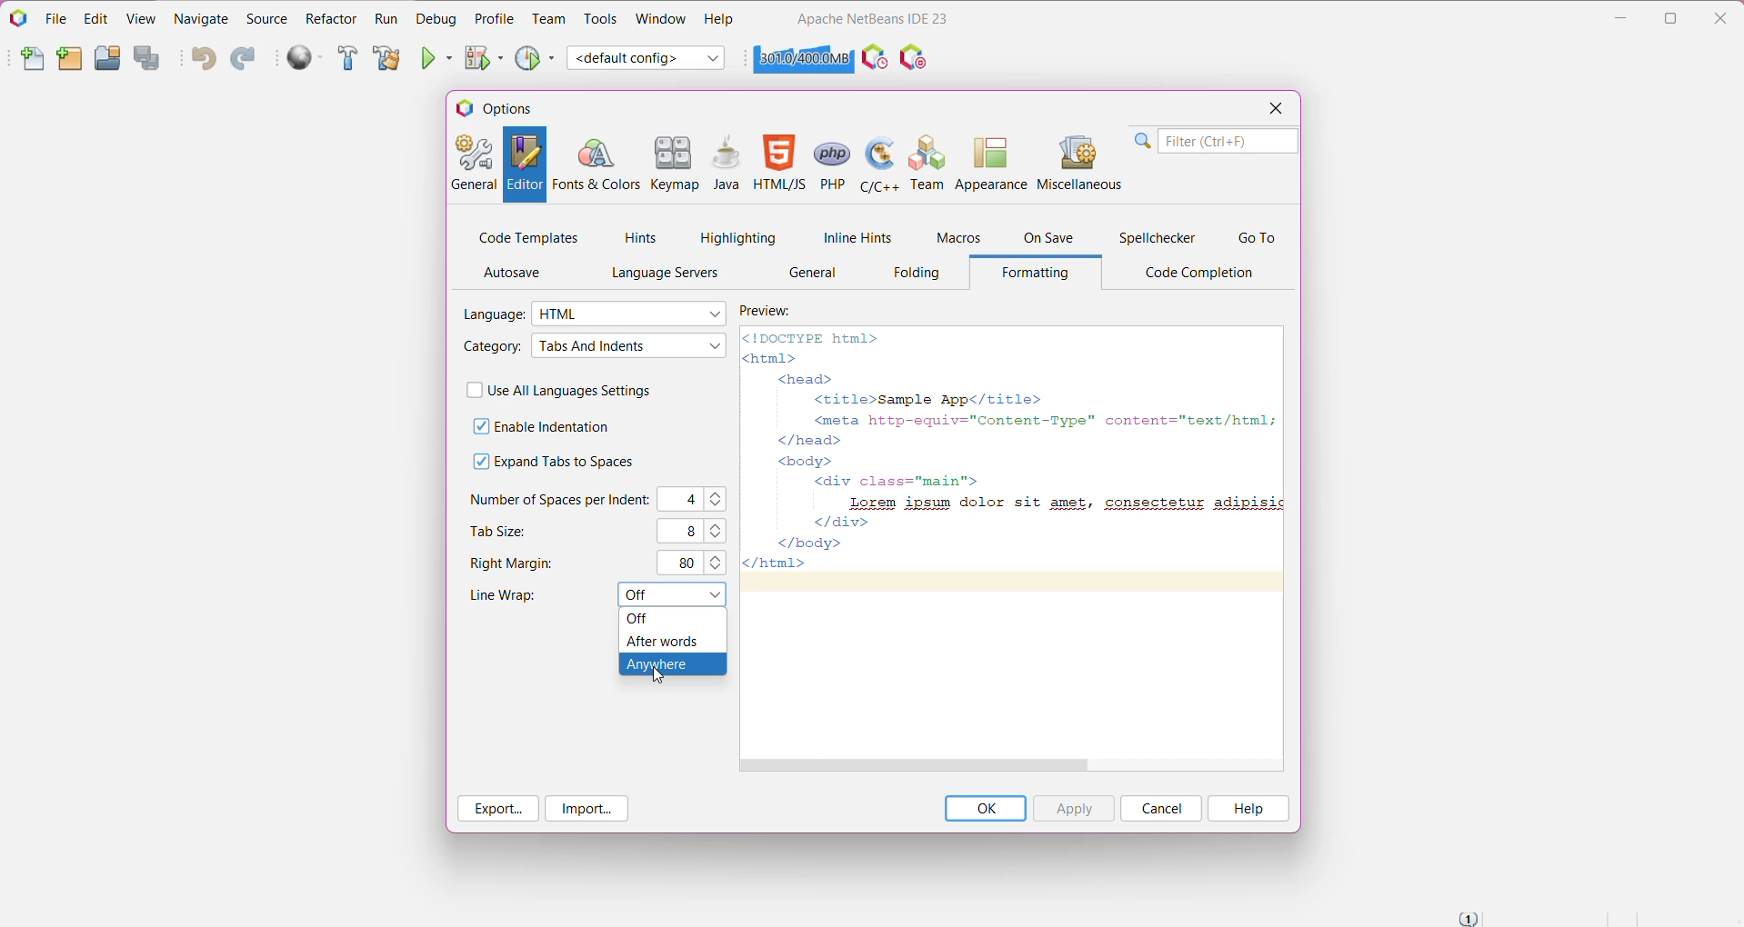 Image resolution: width=1744 pixels, height=927 pixels. What do you see at coordinates (266, 19) in the screenshot?
I see `Source` at bounding box center [266, 19].